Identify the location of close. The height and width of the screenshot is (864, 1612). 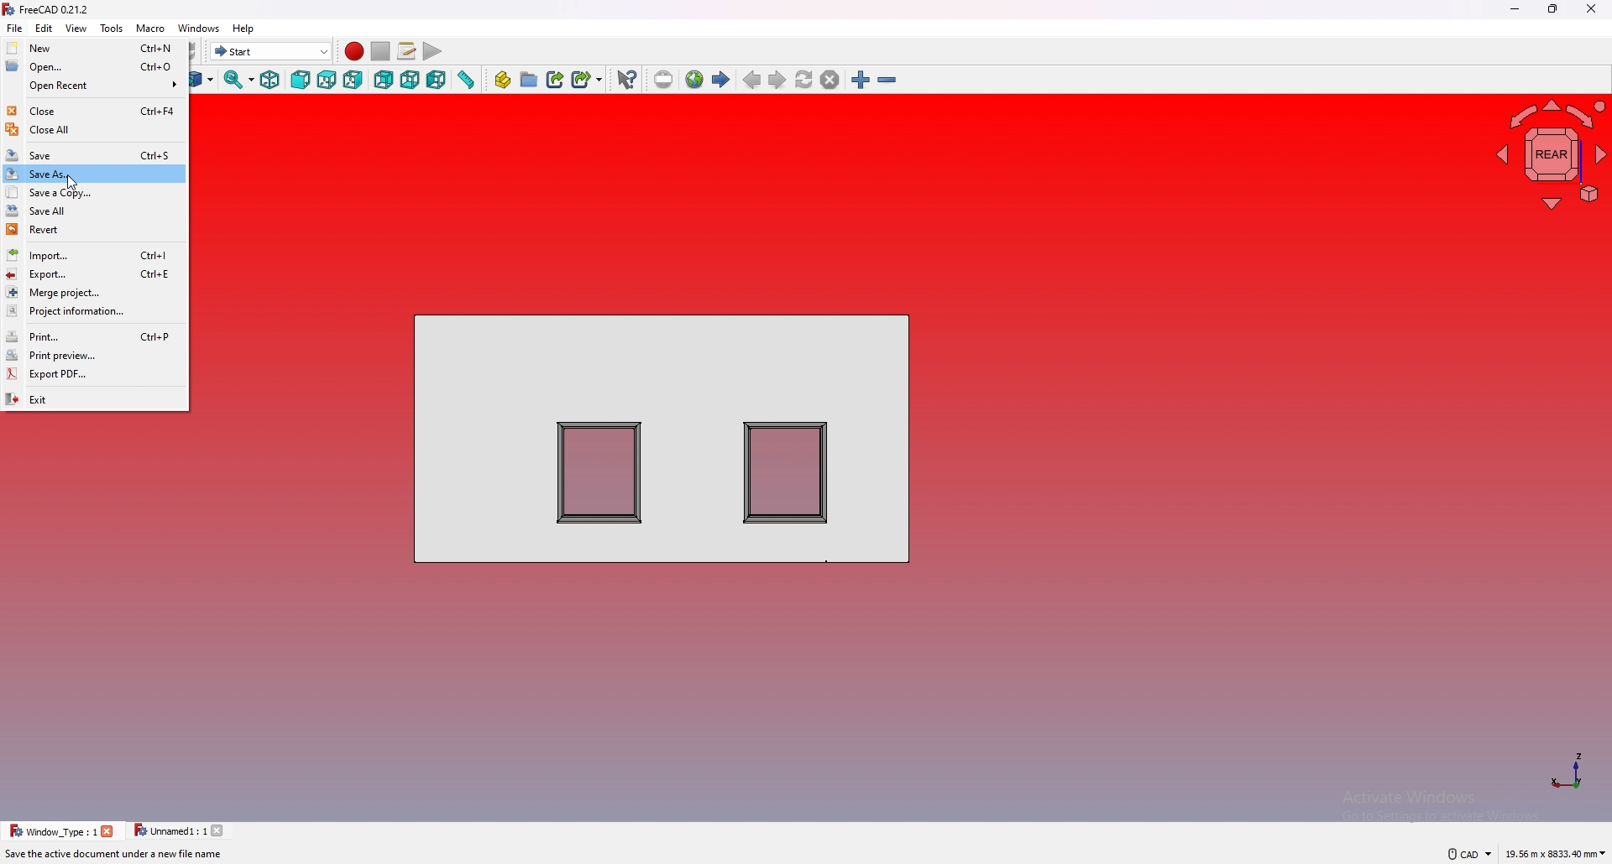
(221, 830).